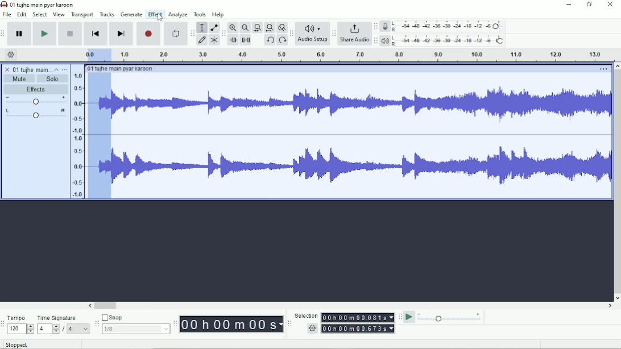  Describe the element at coordinates (213, 28) in the screenshot. I see `Envelope tool` at that location.